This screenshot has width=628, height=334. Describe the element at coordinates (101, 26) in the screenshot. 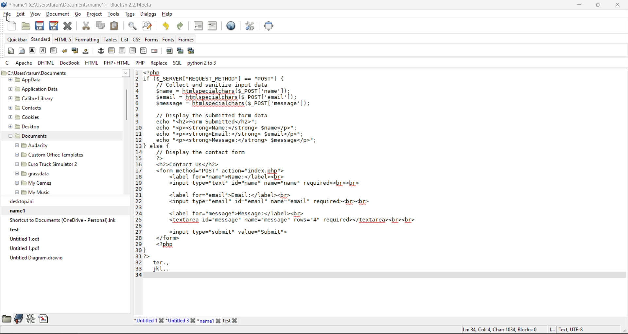

I see `copy` at that location.